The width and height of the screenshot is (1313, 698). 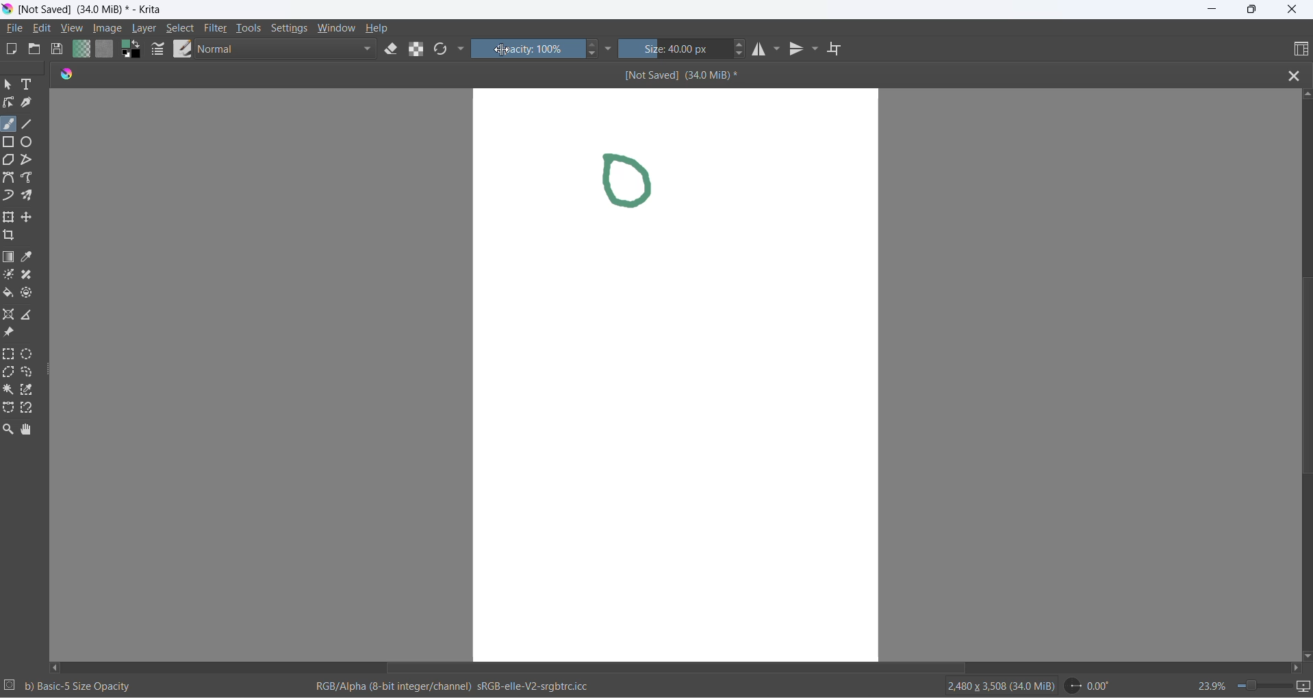 I want to click on transform a layer, so click(x=10, y=218).